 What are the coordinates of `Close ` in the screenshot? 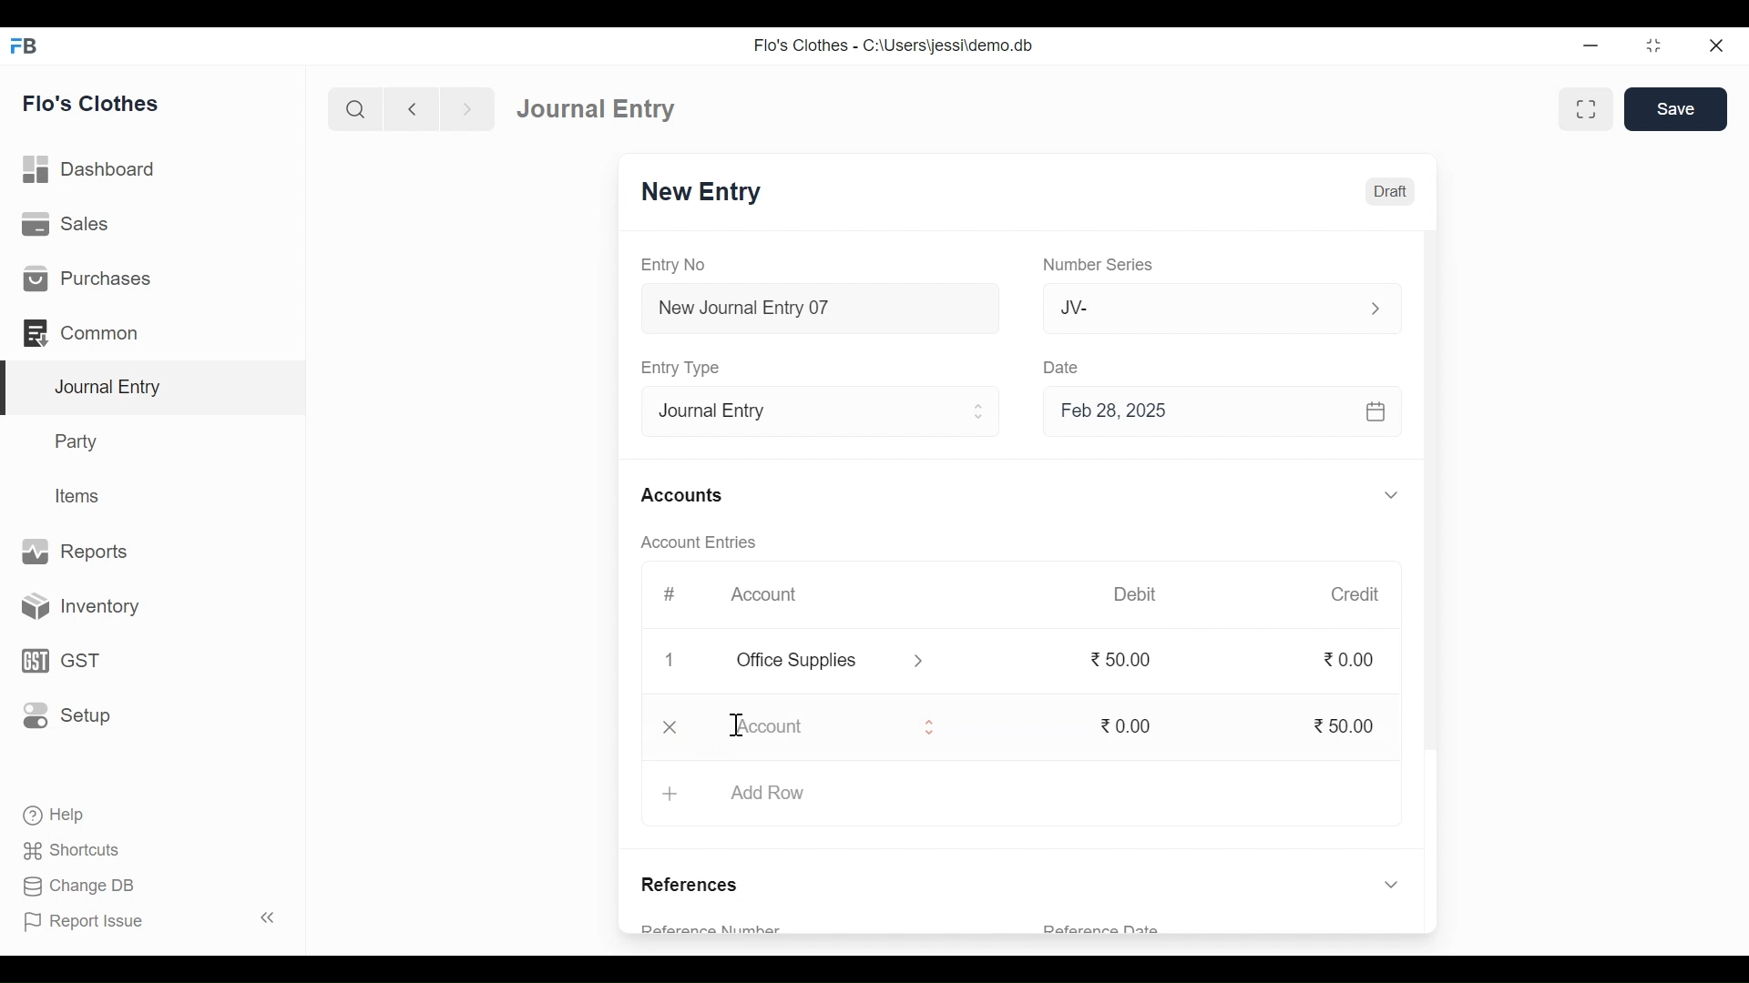 It's located at (669, 726).